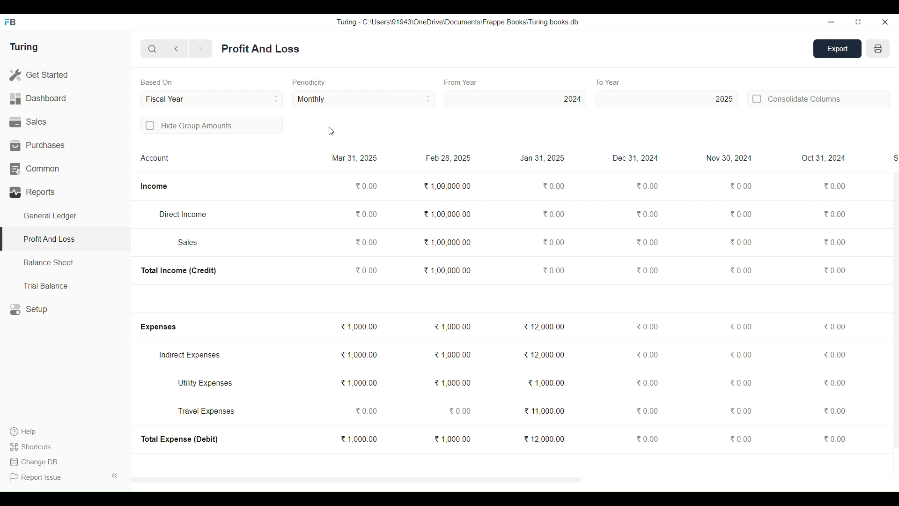 The width and height of the screenshot is (899, 506). I want to click on 0.00, so click(834, 186).